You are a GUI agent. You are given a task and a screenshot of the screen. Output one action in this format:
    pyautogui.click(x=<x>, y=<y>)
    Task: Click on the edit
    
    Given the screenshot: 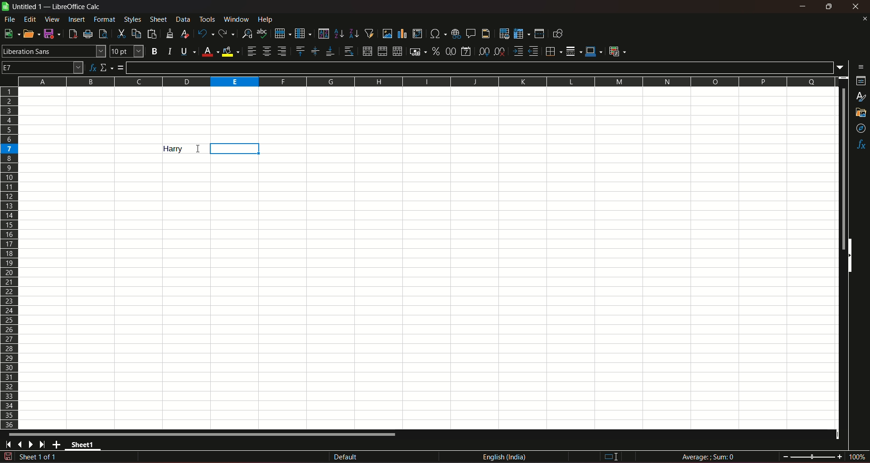 What is the action you would take?
    pyautogui.click(x=30, y=19)
    